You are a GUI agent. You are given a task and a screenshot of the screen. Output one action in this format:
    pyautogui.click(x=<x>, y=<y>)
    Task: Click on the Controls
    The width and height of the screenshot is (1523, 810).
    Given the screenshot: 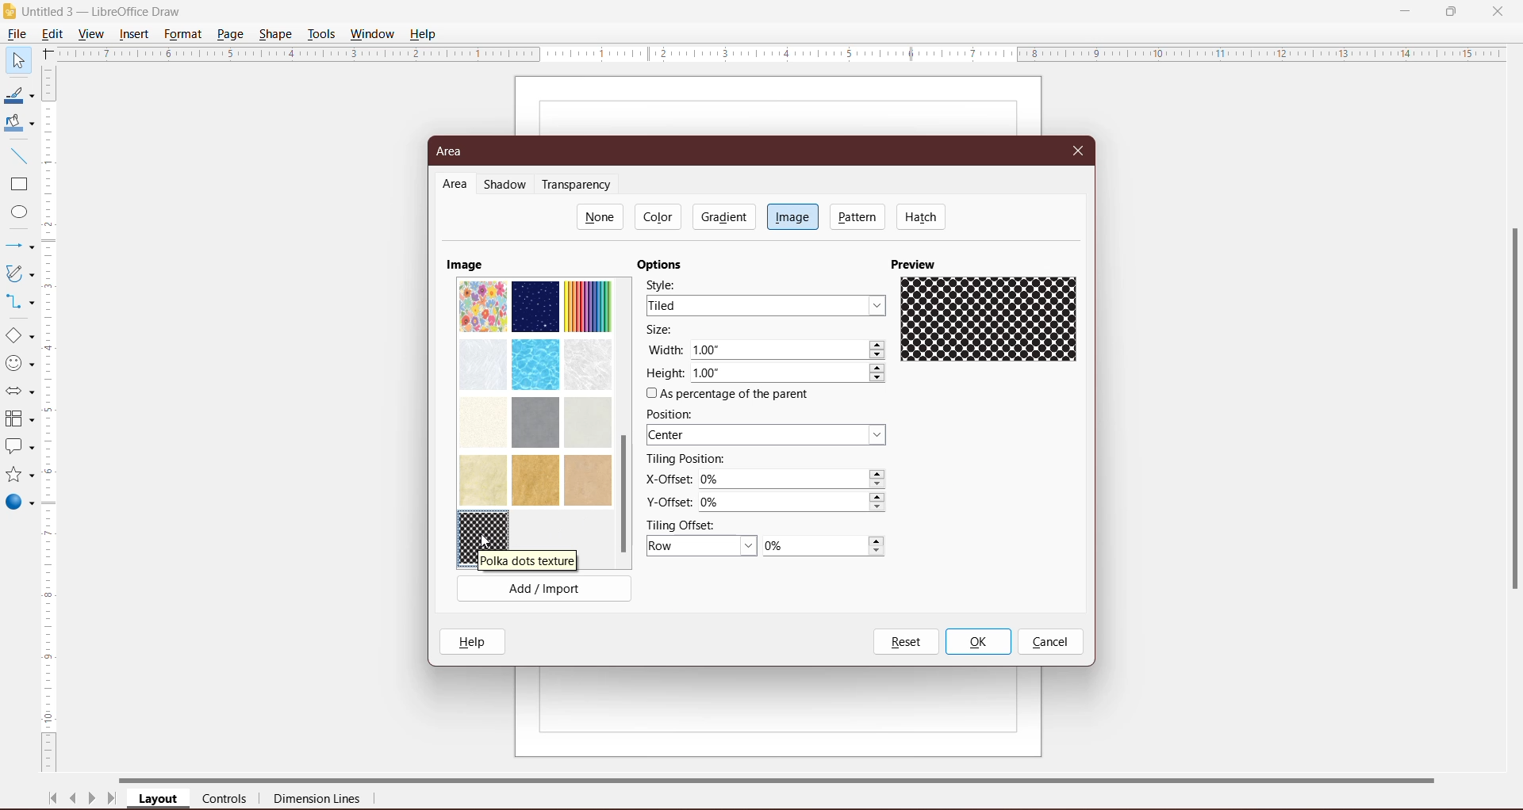 What is the action you would take?
    pyautogui.click(x=229, y=800)
    